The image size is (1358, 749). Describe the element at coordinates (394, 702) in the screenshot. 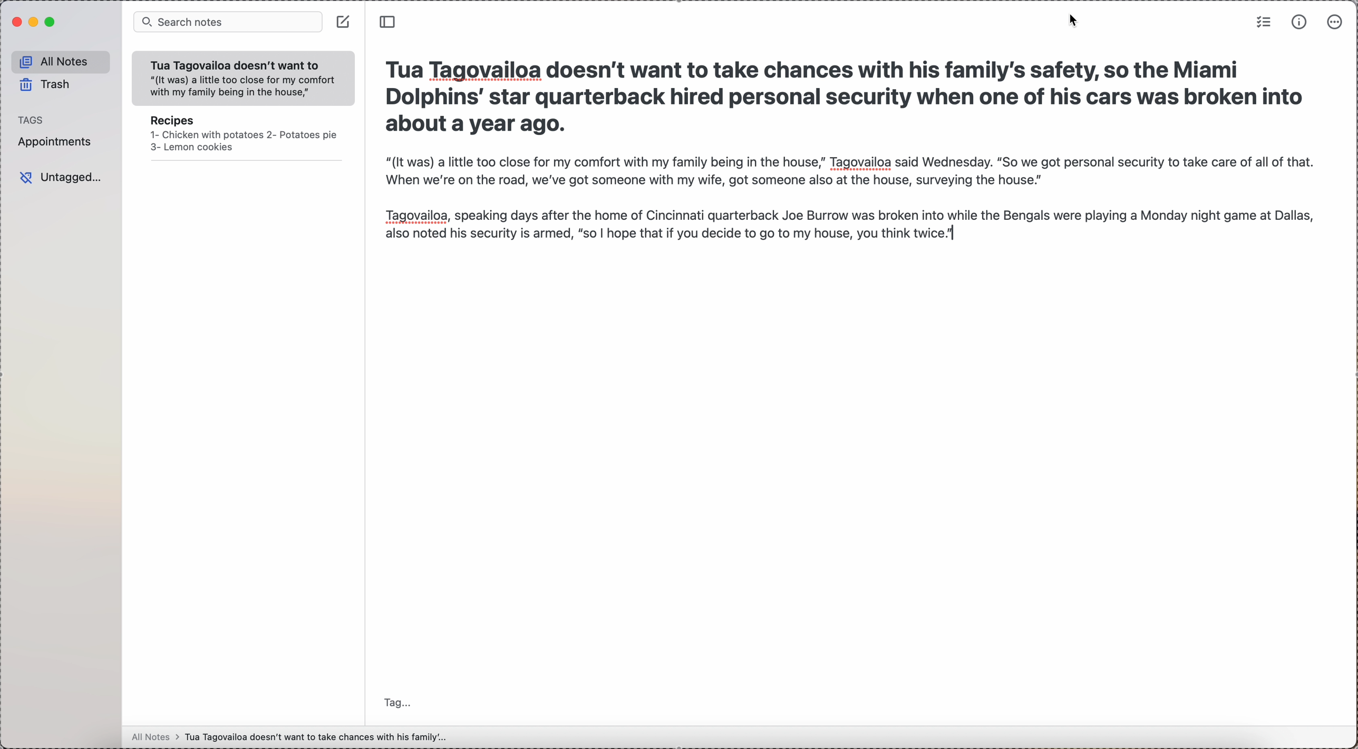

I see `tag` at that location.